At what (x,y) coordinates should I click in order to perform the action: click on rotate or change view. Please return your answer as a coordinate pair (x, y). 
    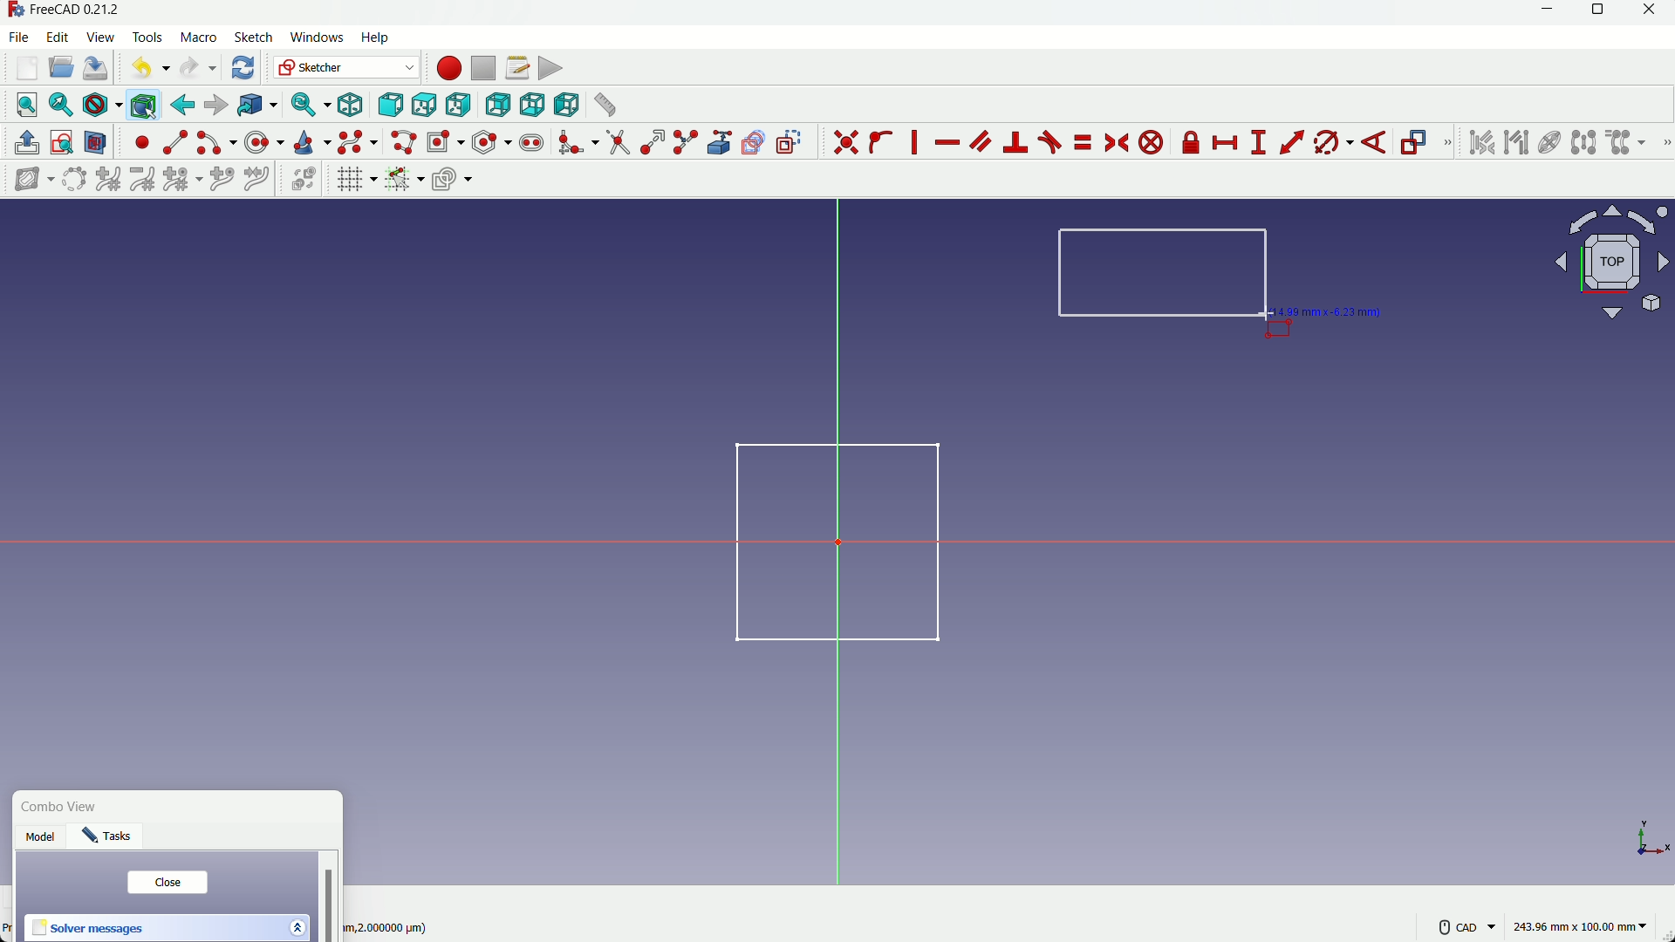
    Looking at the image, I should click on (1613, 261).